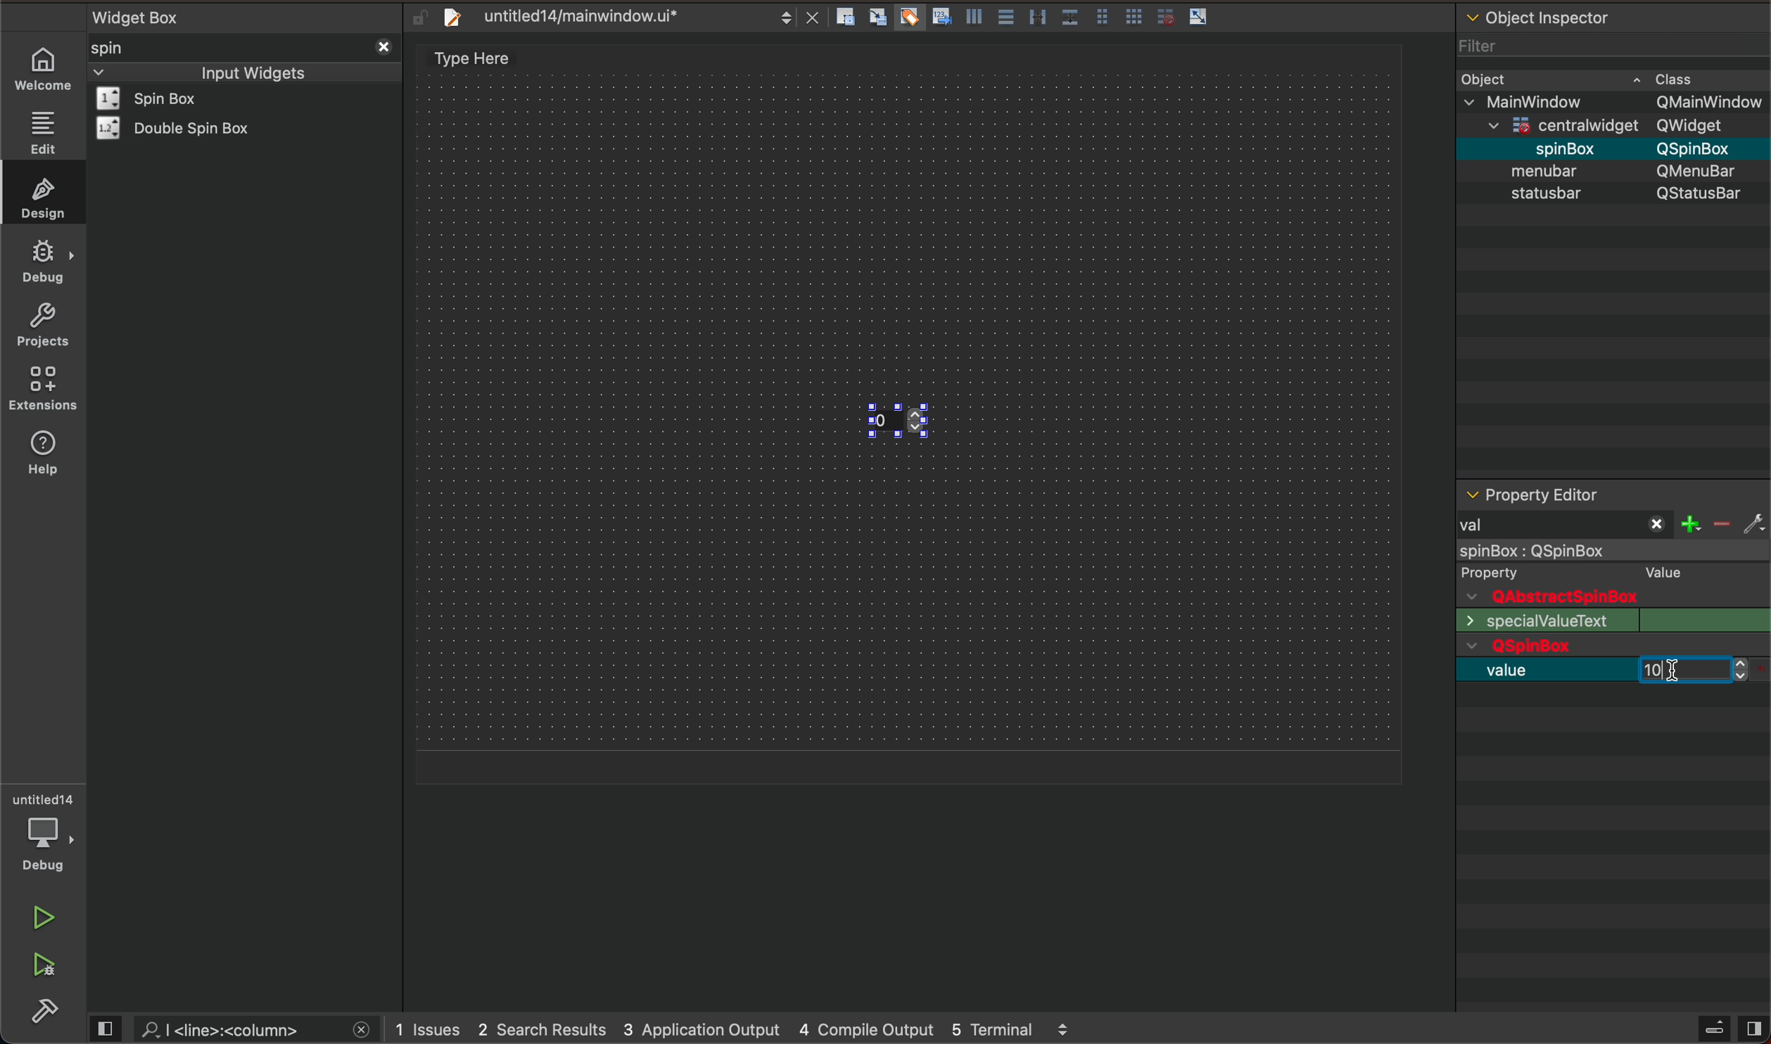  What do you see at coordinates (1708, 102) in the screenshot?
I see `` at bounding box center [1708, 102].